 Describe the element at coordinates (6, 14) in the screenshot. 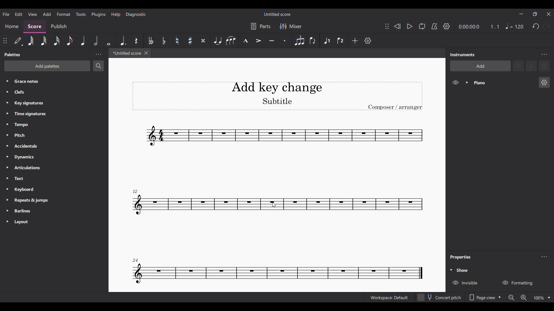

I see `File menu` at that location.